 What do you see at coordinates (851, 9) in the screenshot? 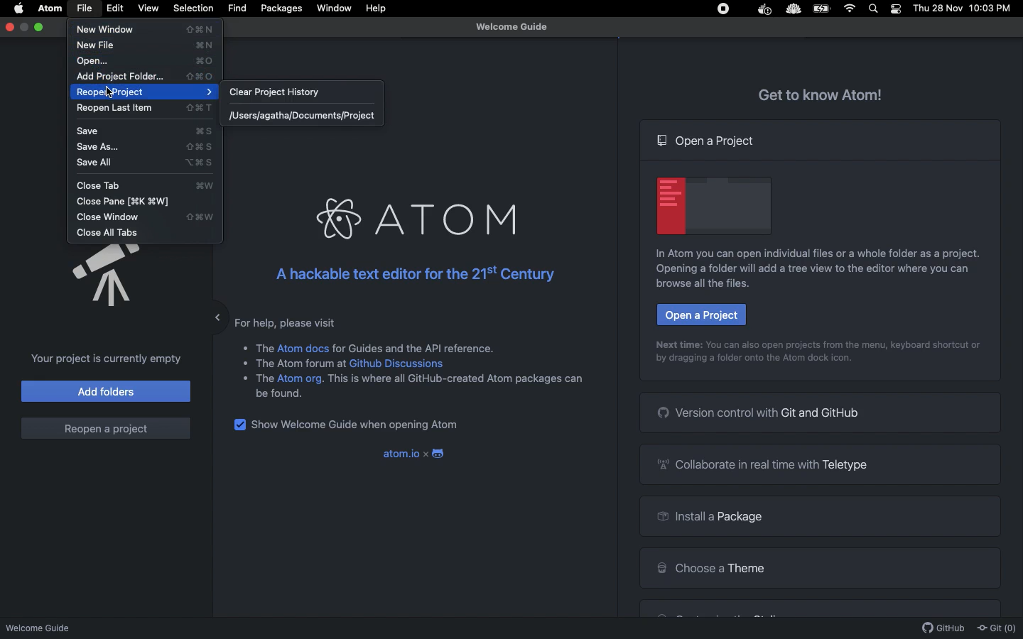
I see `Internet` at bounding box center [851, 9].